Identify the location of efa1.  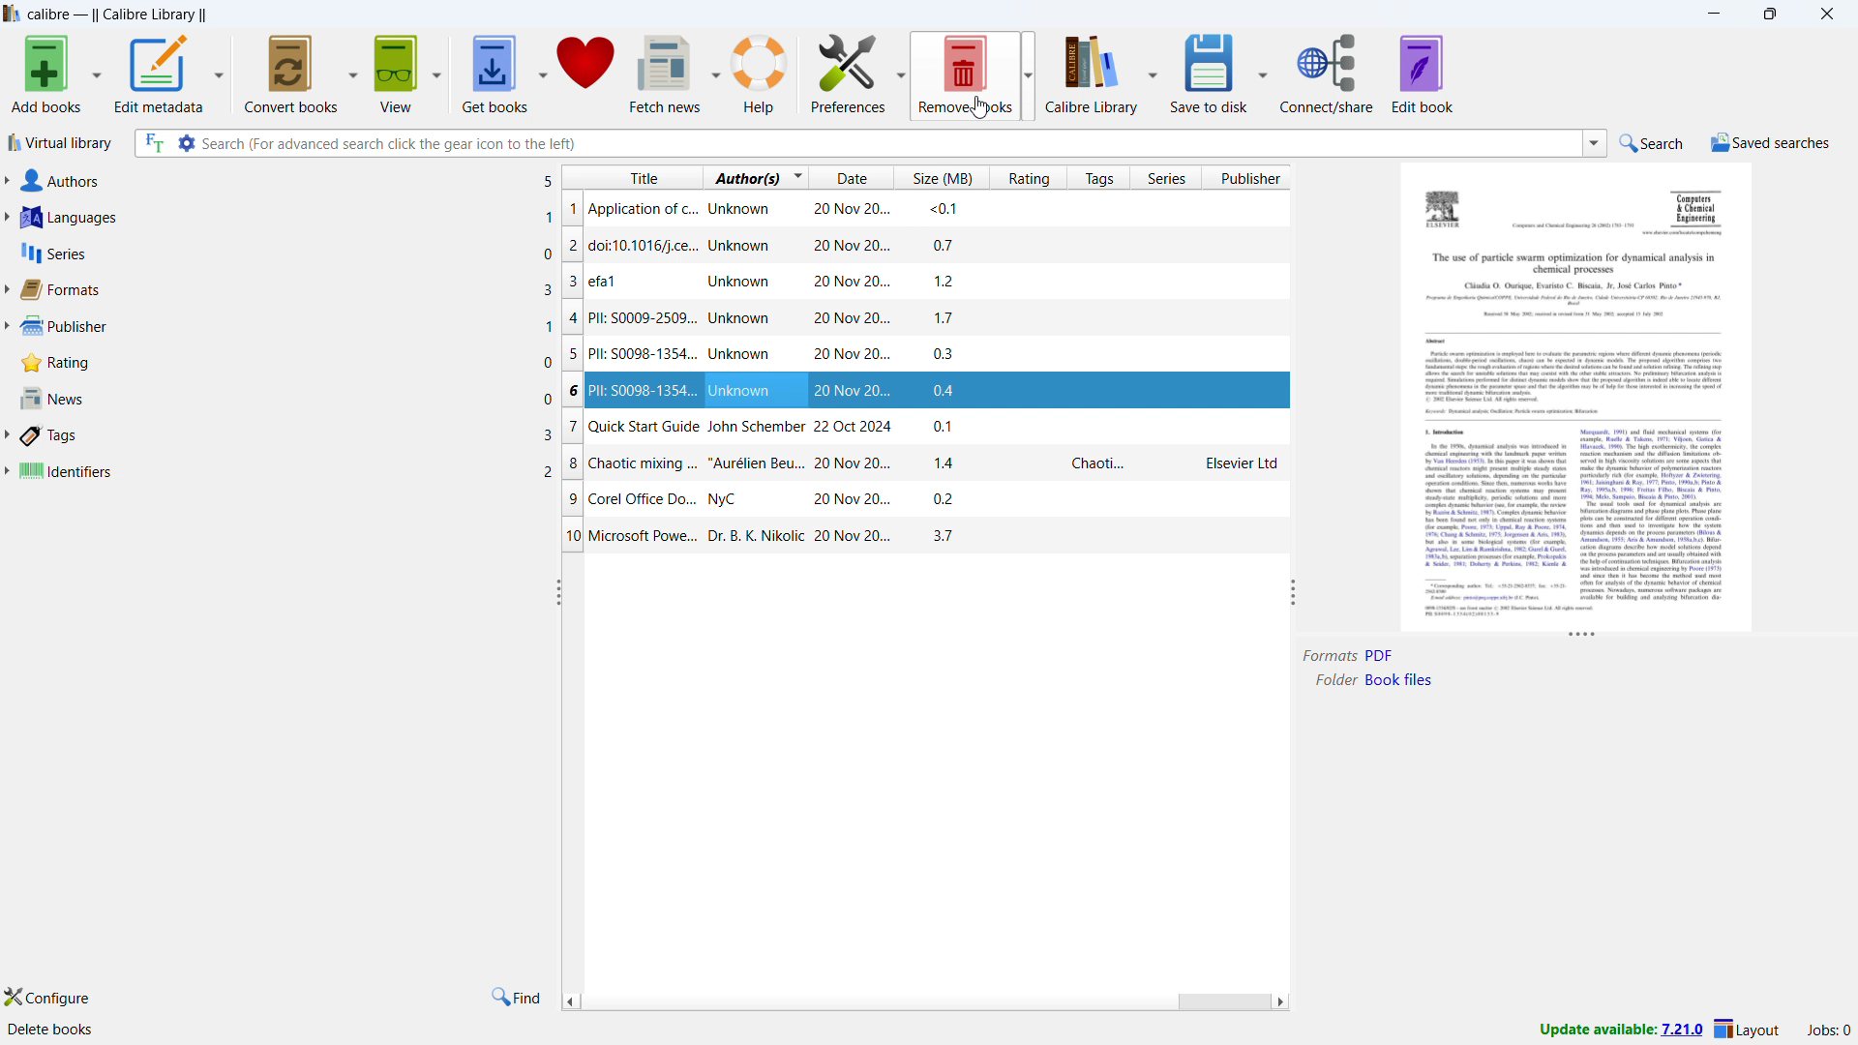
(933, 284).